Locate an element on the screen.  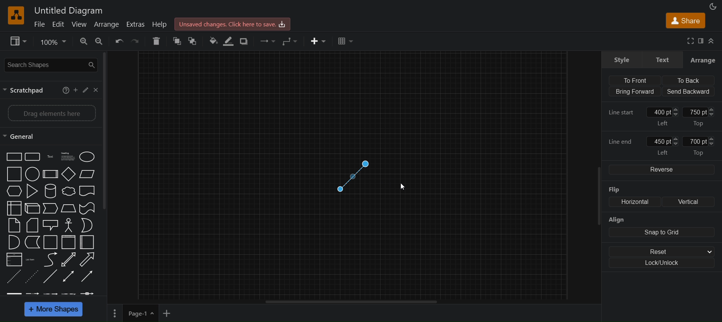
zoom out is located at coordinates (100, 41).